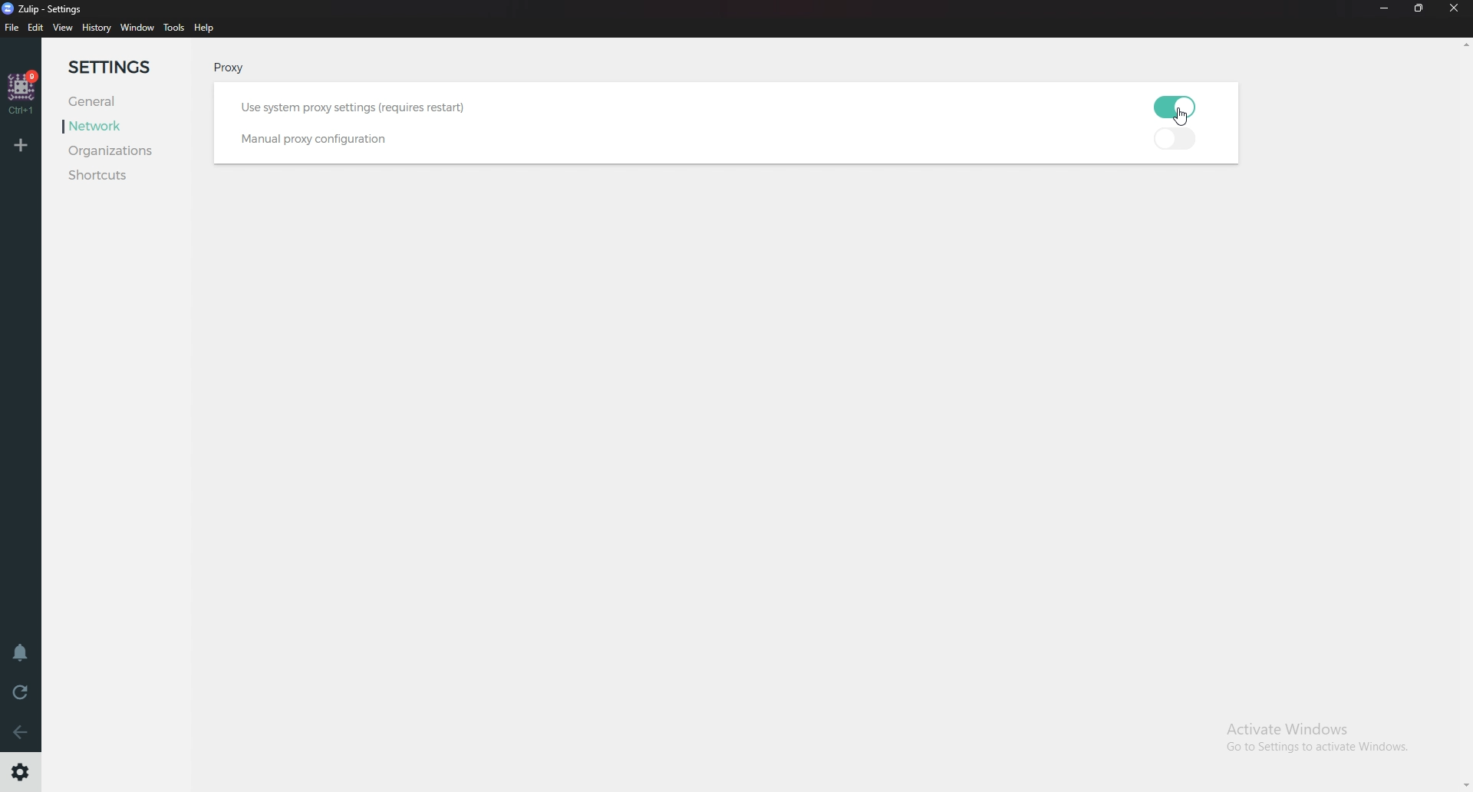 This screenshot has width=1473, height=792. I want to click on General, so click(123, 102).